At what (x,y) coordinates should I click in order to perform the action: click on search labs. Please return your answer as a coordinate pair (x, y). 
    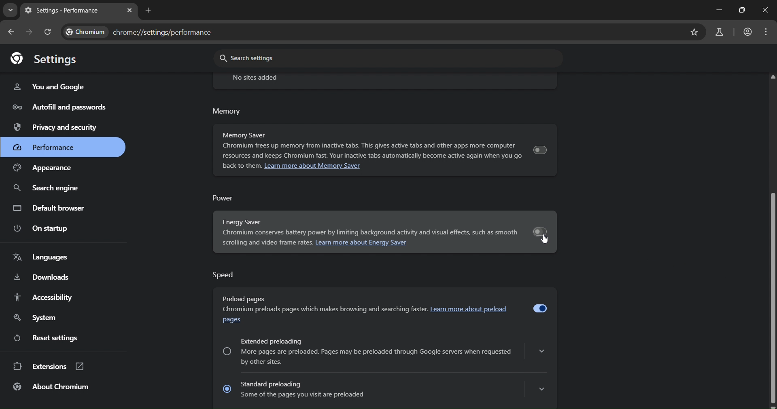
    Looking at the image, I should click on (720, 33).